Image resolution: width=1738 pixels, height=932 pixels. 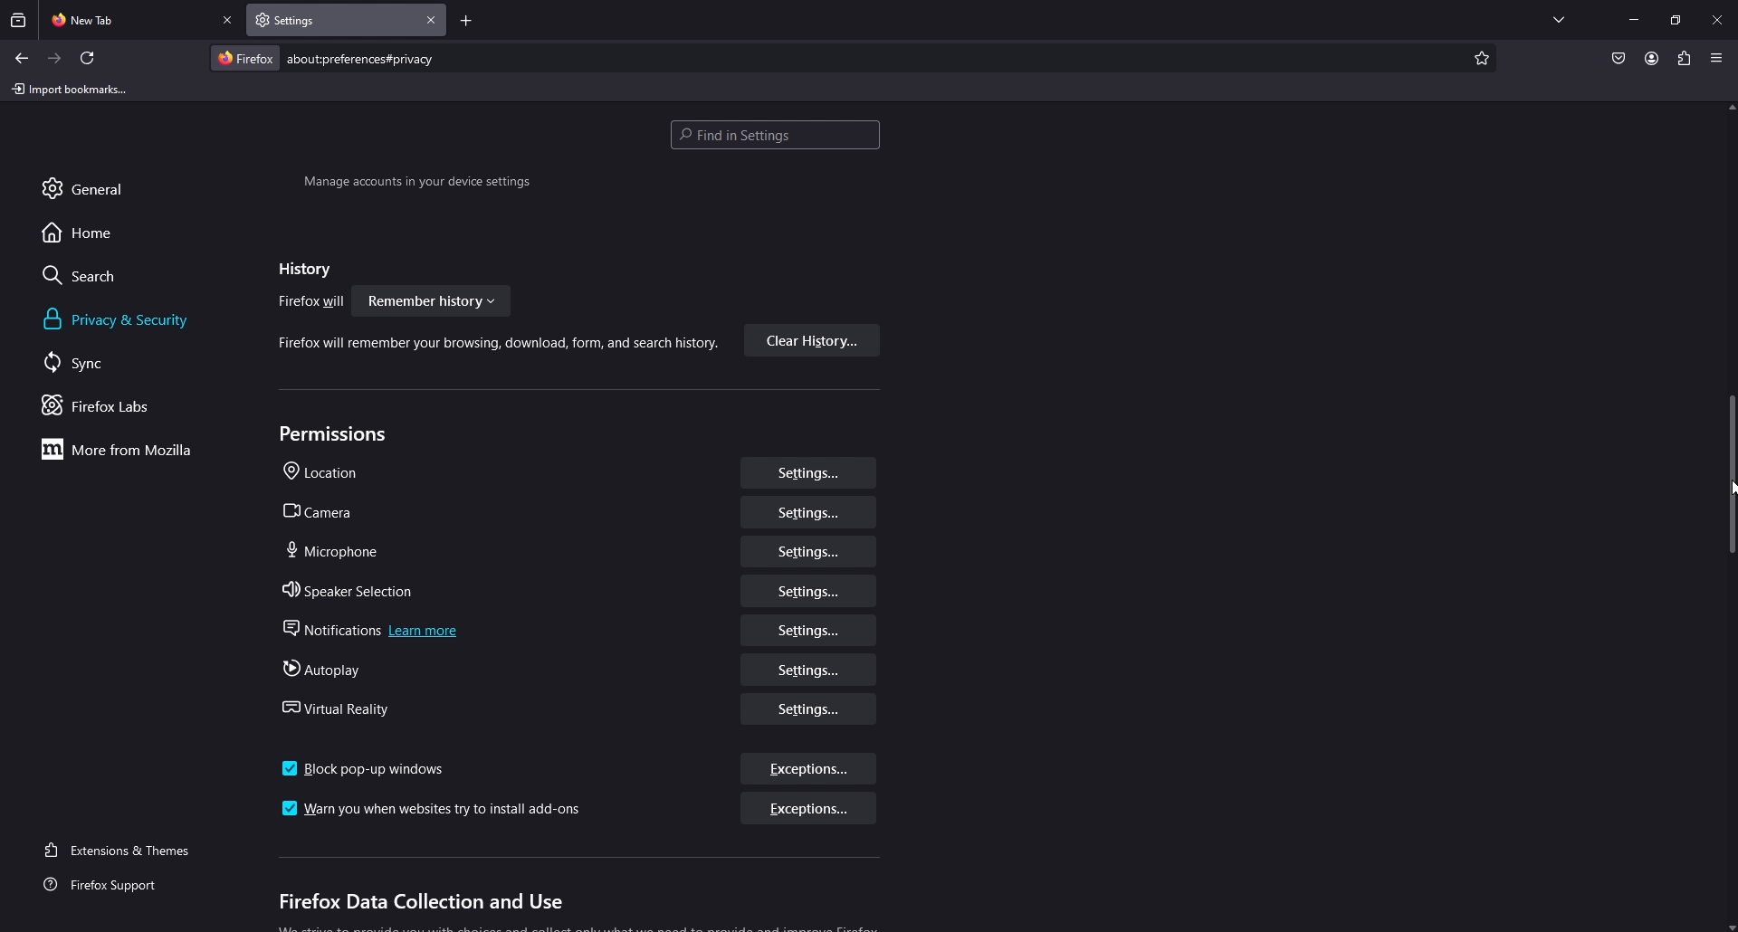 What do you see at coordinates (94, 362) in the screenshot?
I see `sync` at bounding box center [94, 362].